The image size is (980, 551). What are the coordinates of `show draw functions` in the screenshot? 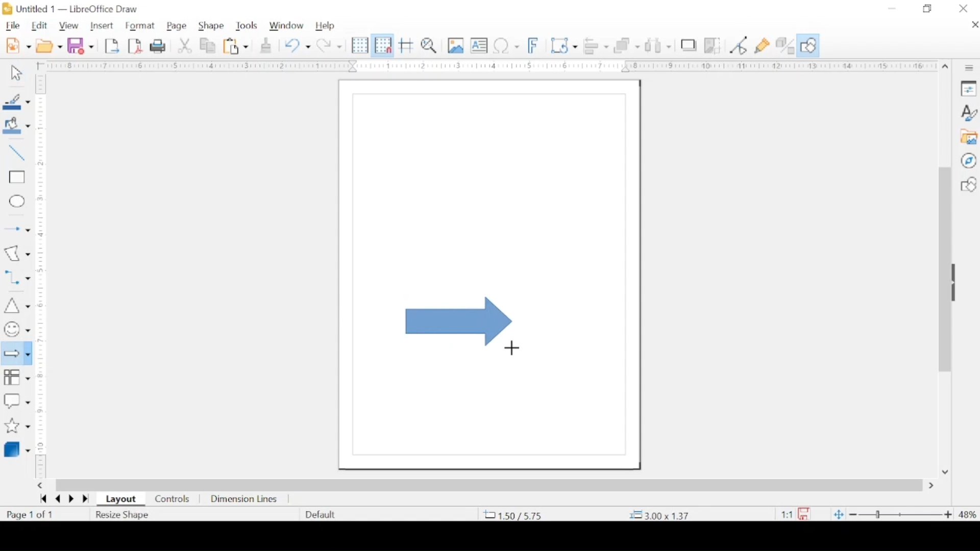 It's located at (809, 45).